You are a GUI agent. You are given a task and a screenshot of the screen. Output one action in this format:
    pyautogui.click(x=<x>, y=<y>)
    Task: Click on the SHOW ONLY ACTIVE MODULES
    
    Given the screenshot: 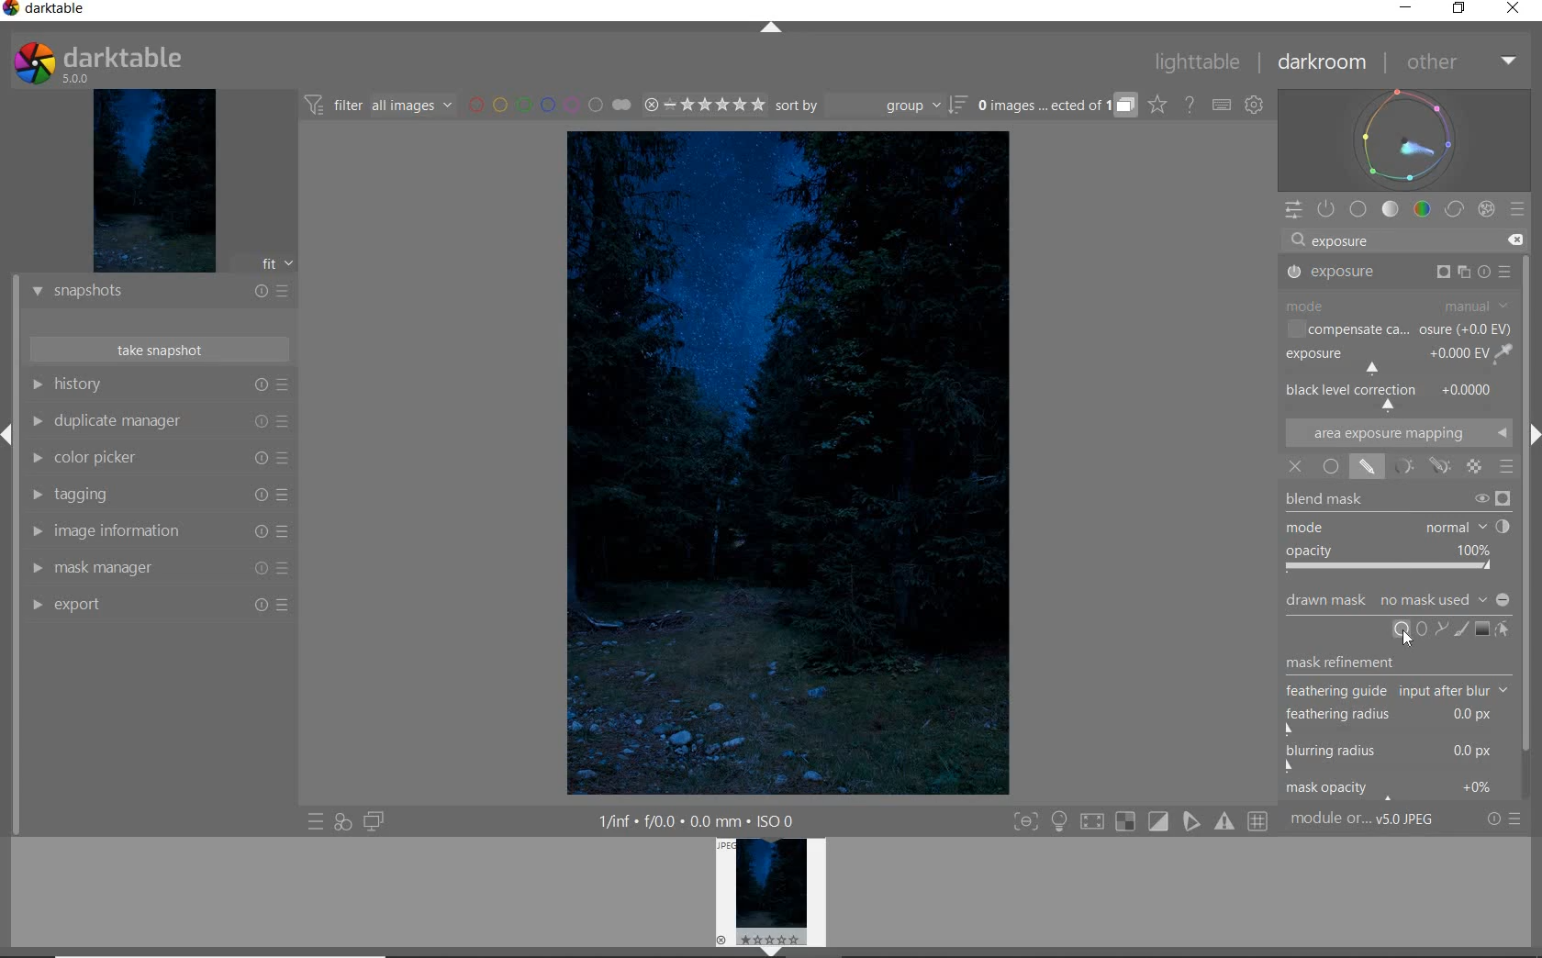 What is the action you would take?
    pyautogui.click(x=1326, y=209)
    